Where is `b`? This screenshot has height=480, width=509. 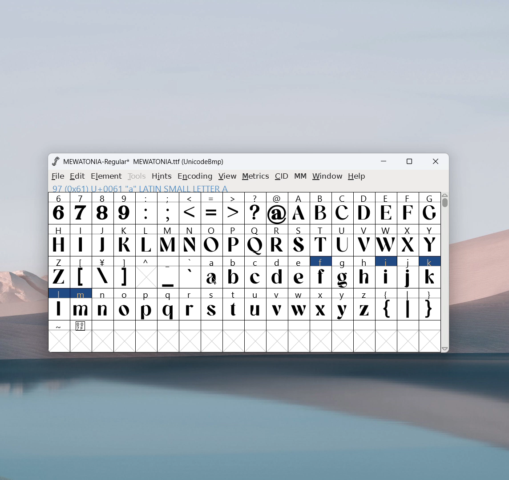
b is located at coordinates (234, 273).